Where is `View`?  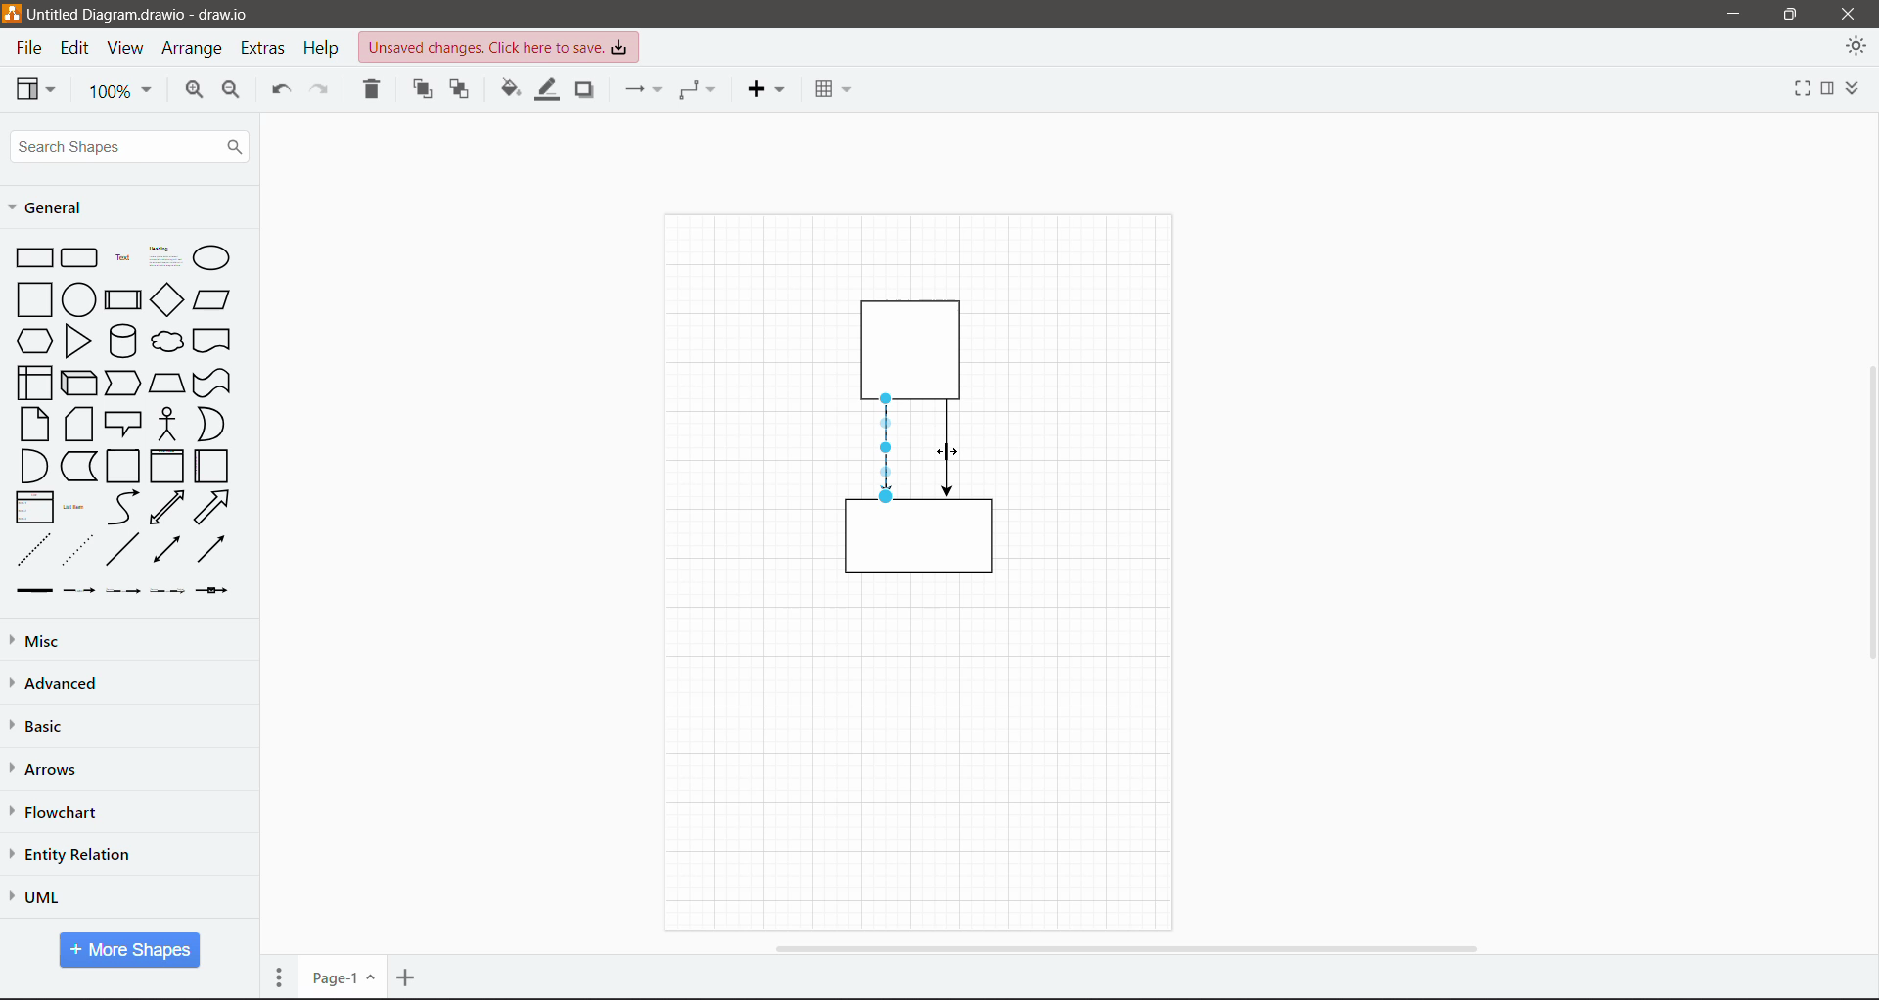 View is located at coordinates (125, 49).